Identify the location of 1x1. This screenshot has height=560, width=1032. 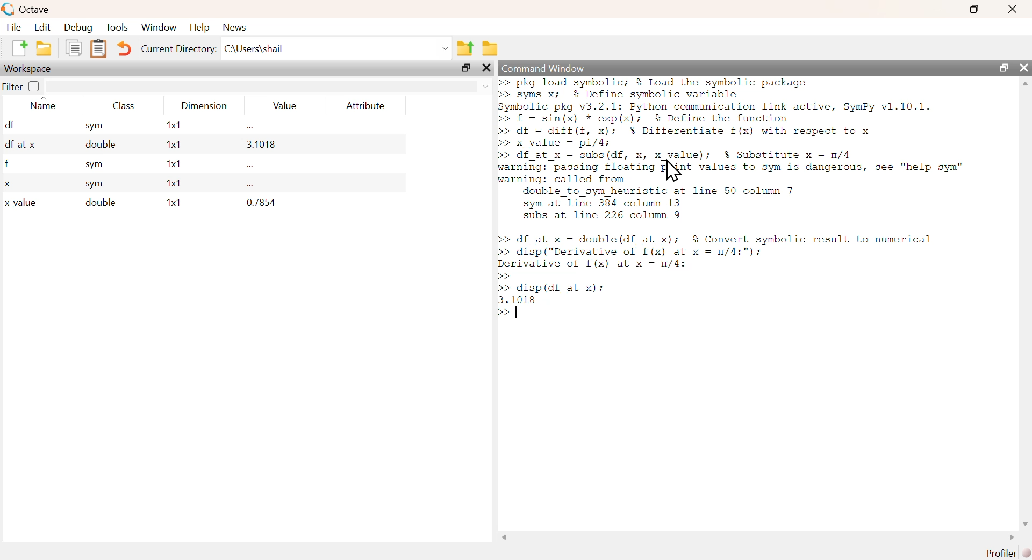
(174, 145).